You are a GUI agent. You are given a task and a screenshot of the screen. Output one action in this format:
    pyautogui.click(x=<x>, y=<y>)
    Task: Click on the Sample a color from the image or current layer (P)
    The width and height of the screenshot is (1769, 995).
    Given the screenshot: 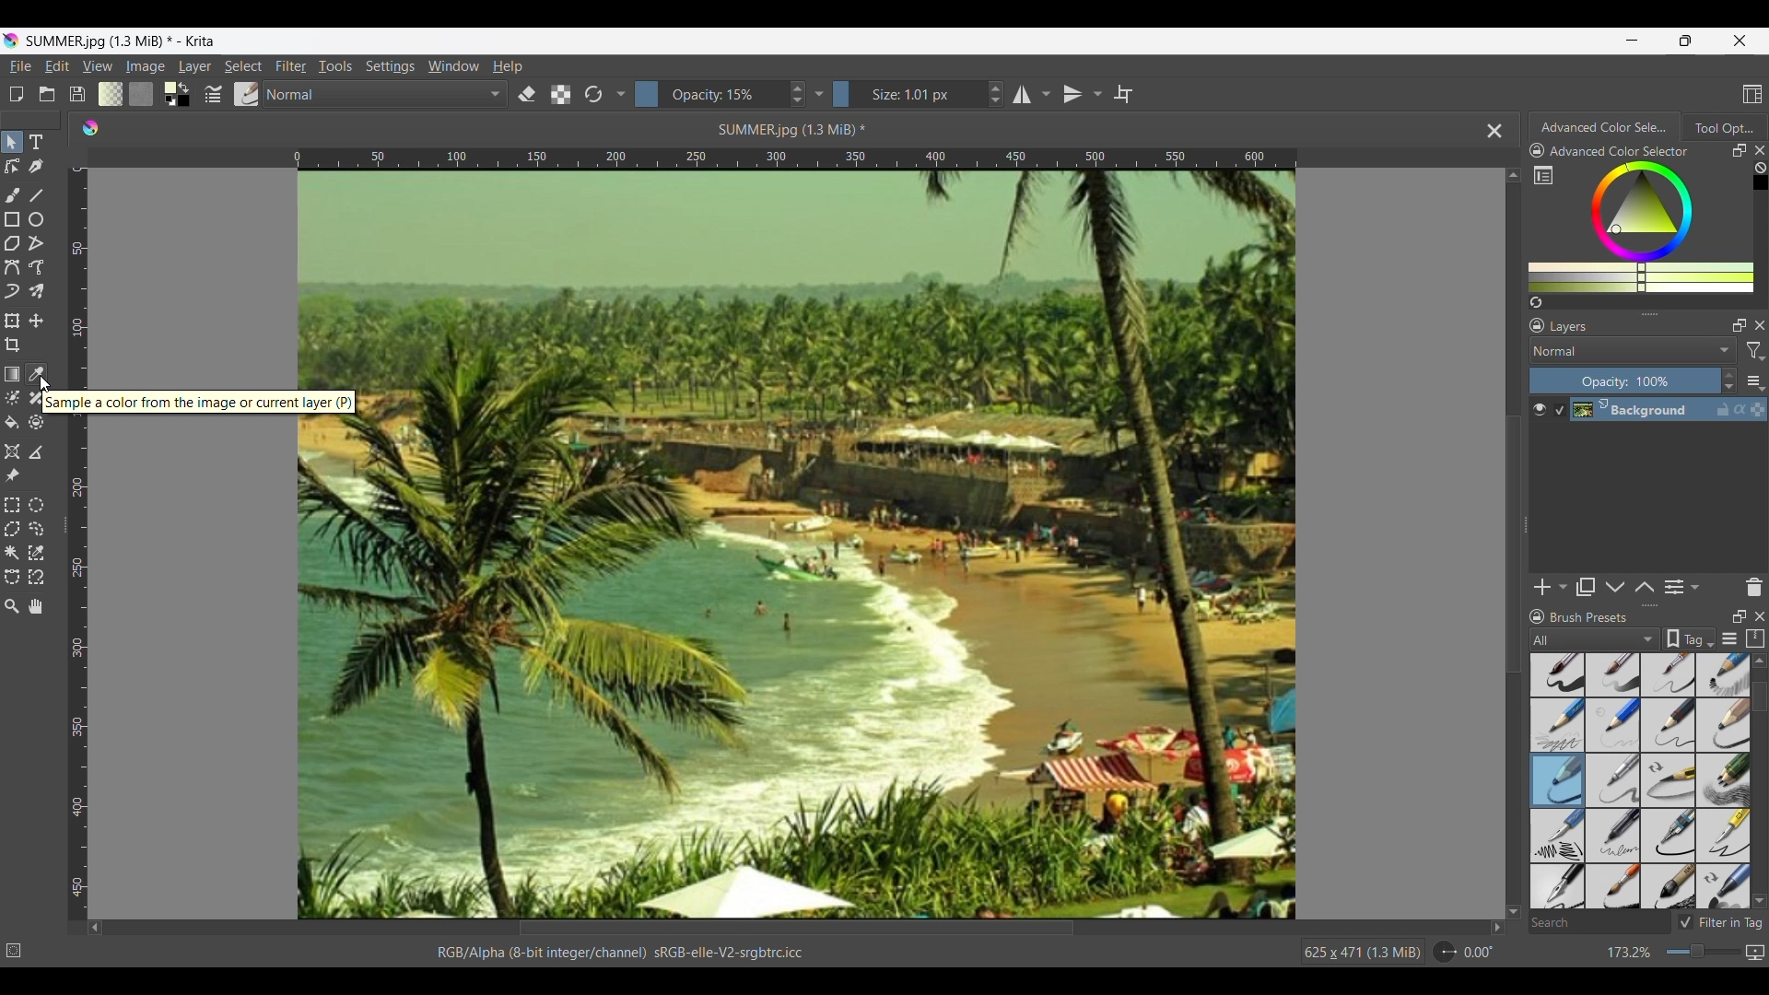 What is the action you would take?
    pyautogui.click(x=201, y=403)
    